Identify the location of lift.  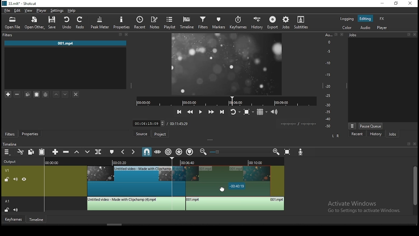
(77, 152).